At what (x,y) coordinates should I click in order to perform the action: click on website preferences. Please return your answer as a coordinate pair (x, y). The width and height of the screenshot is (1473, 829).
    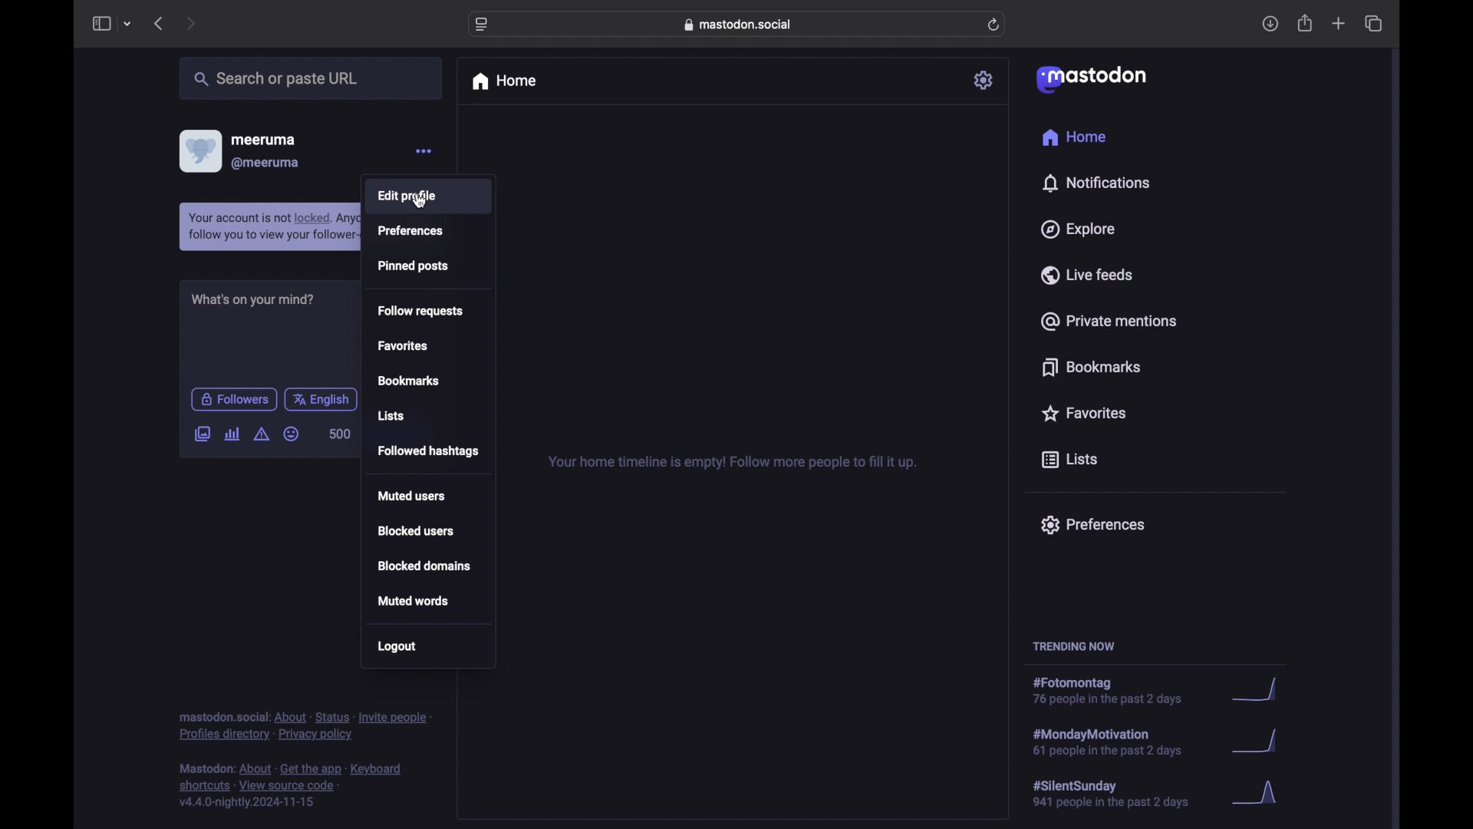
    Looking at the image, I should click on (480, 25).